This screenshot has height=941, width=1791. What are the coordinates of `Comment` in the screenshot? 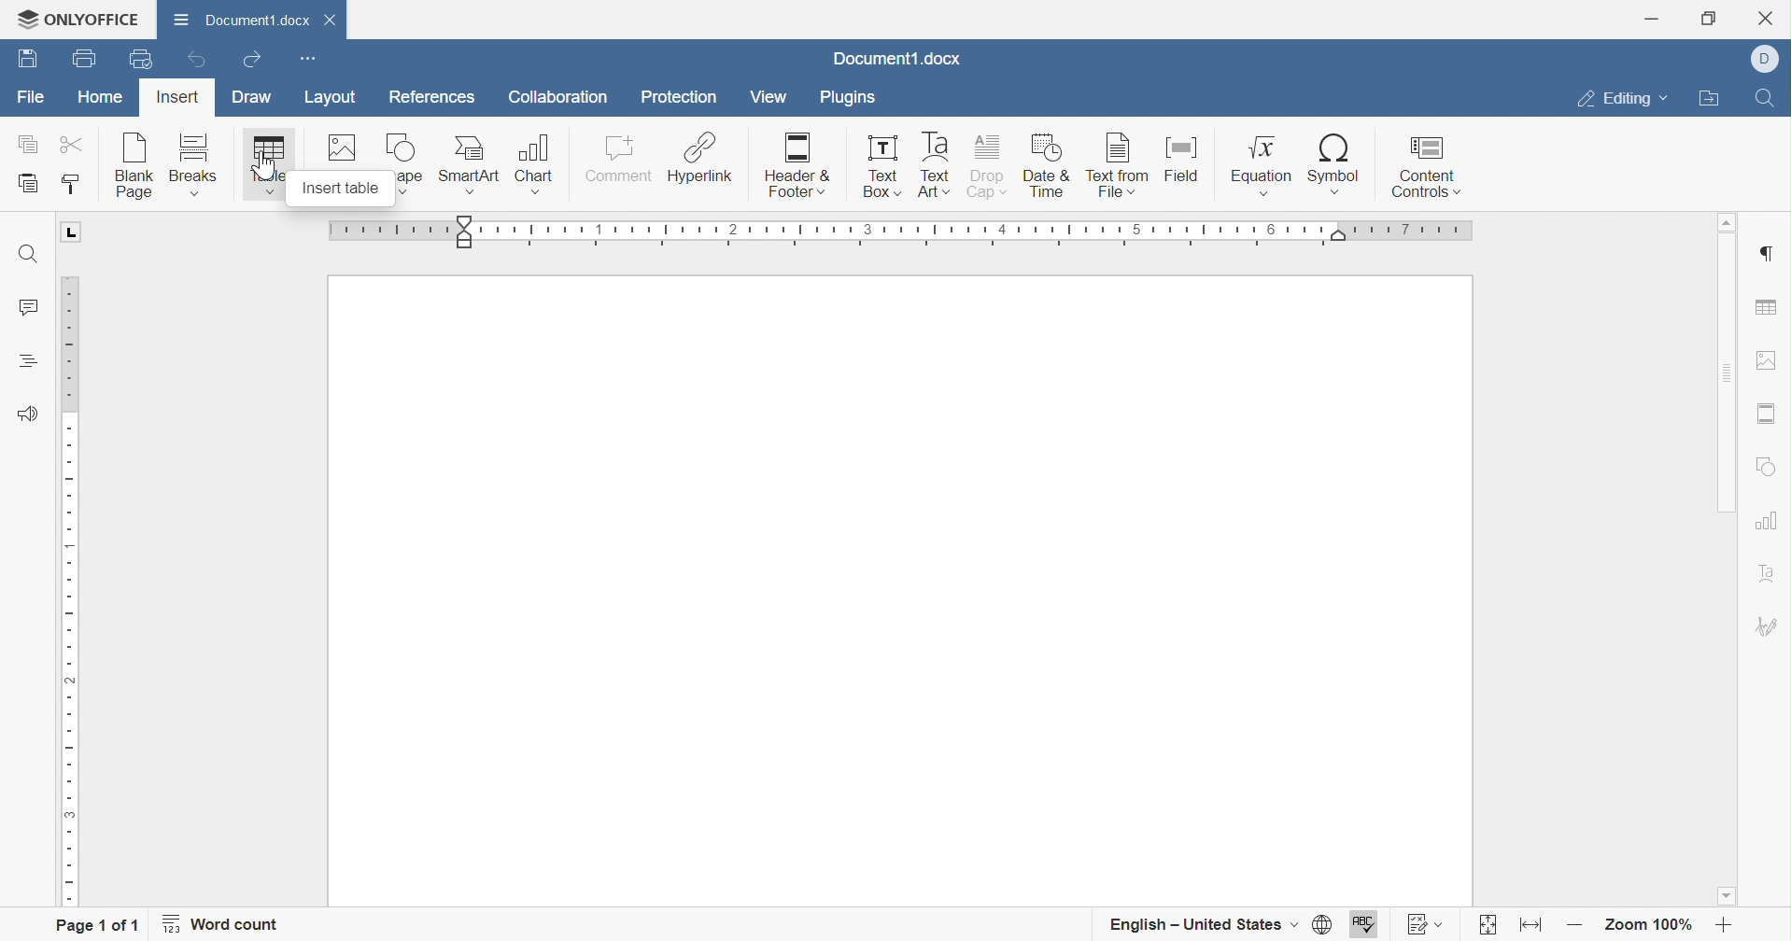 It's located at (620, 164).